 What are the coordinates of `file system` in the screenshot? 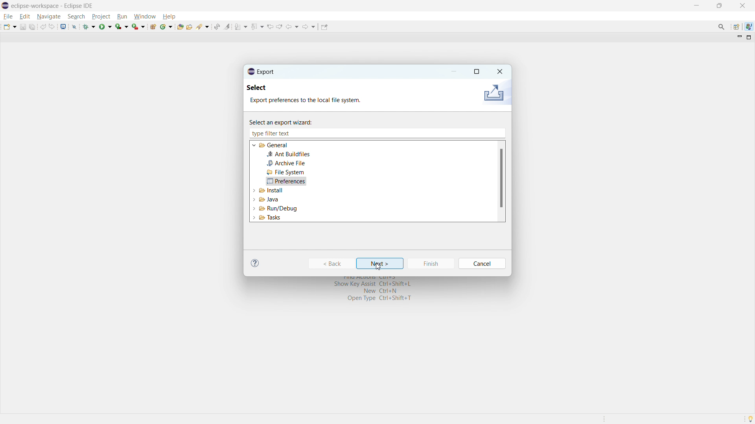 It's located at (286, 172).